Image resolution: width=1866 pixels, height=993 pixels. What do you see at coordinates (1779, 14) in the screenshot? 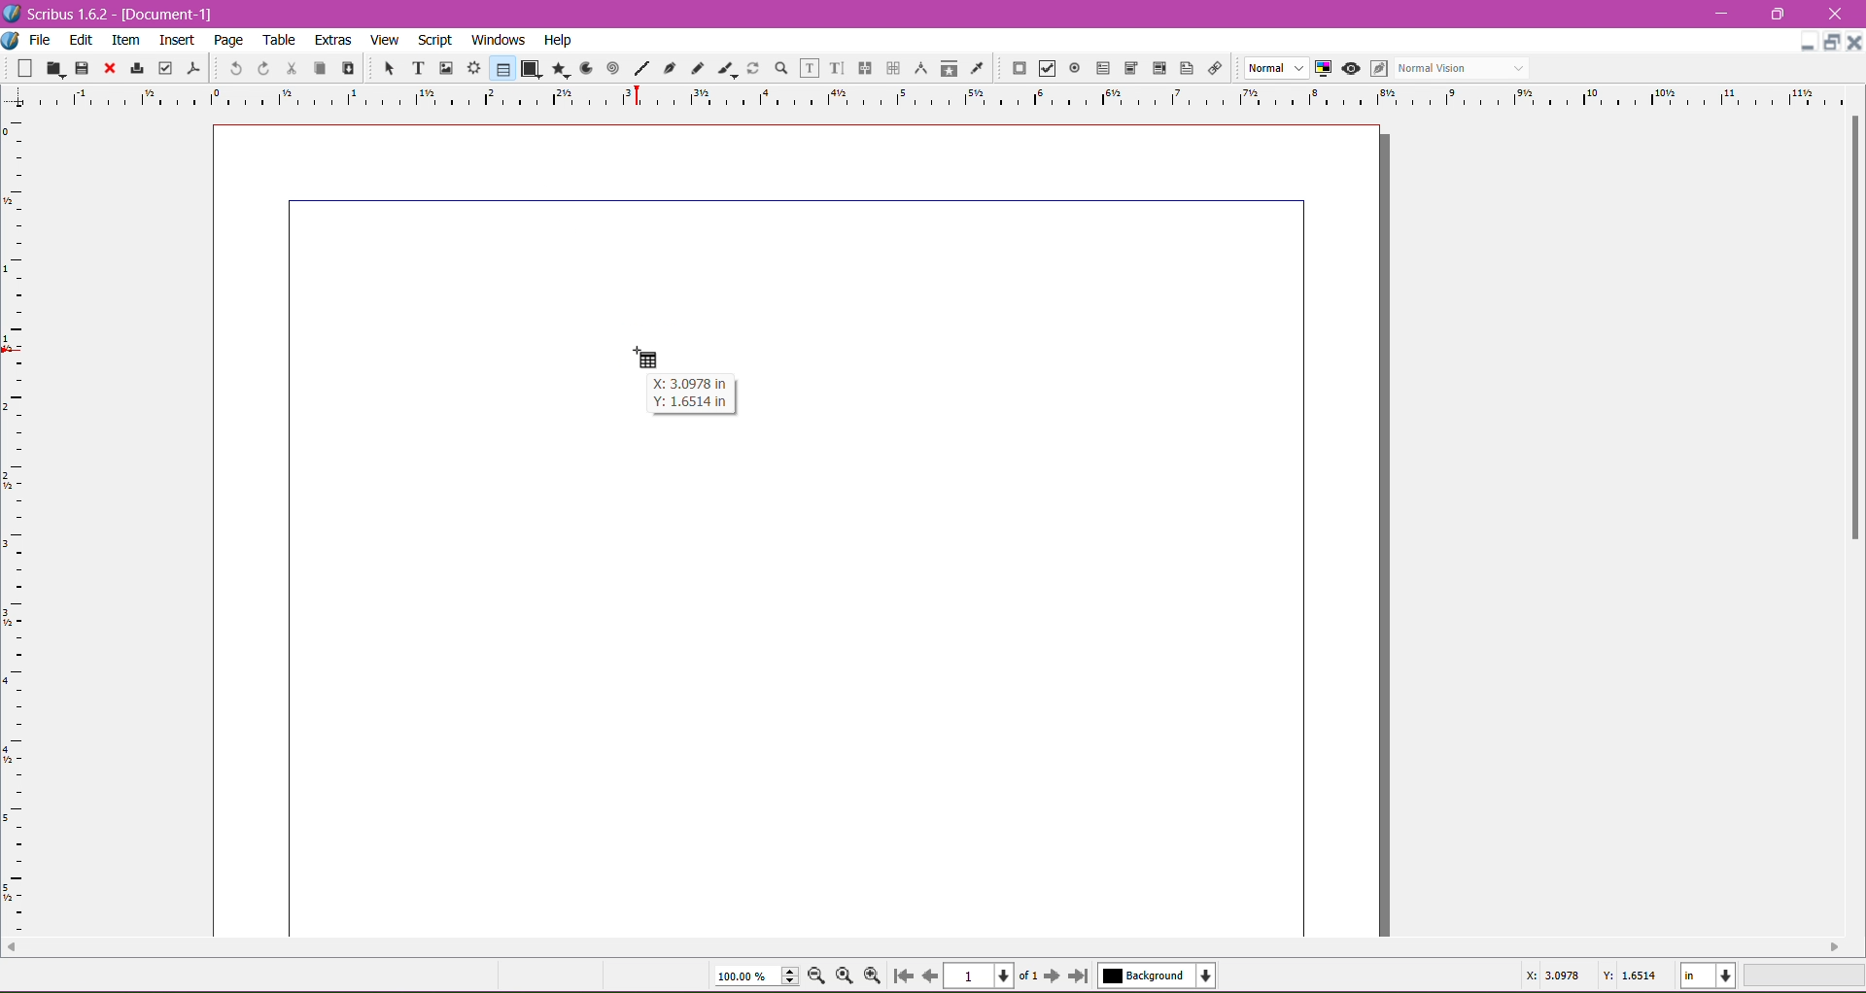
I see `Maximize` at bounding box center [1779, 14].